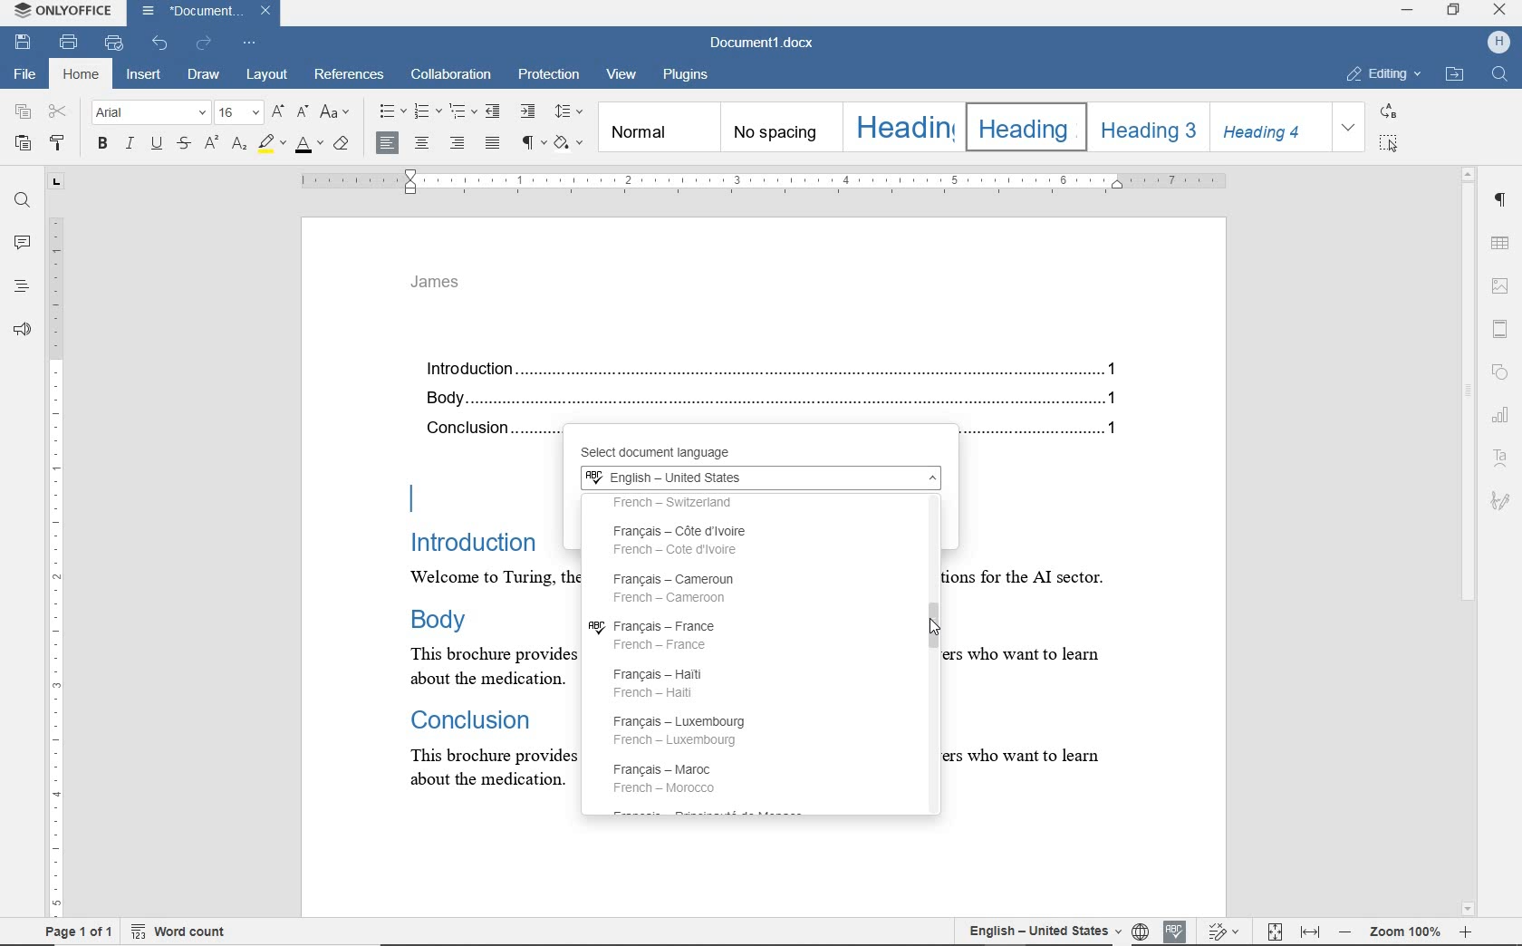 This screenshot has height=946, width=1522. What do you see at coordinates (1225, 932) in the screenshot?
I see `track changes` at bounding box center [1225, 932].